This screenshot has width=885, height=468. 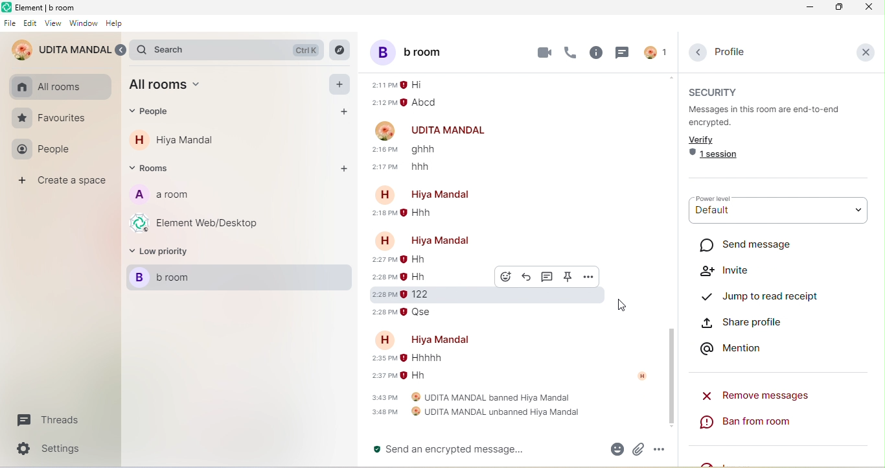 I want to click on create a space, so click(x=65, y=182).